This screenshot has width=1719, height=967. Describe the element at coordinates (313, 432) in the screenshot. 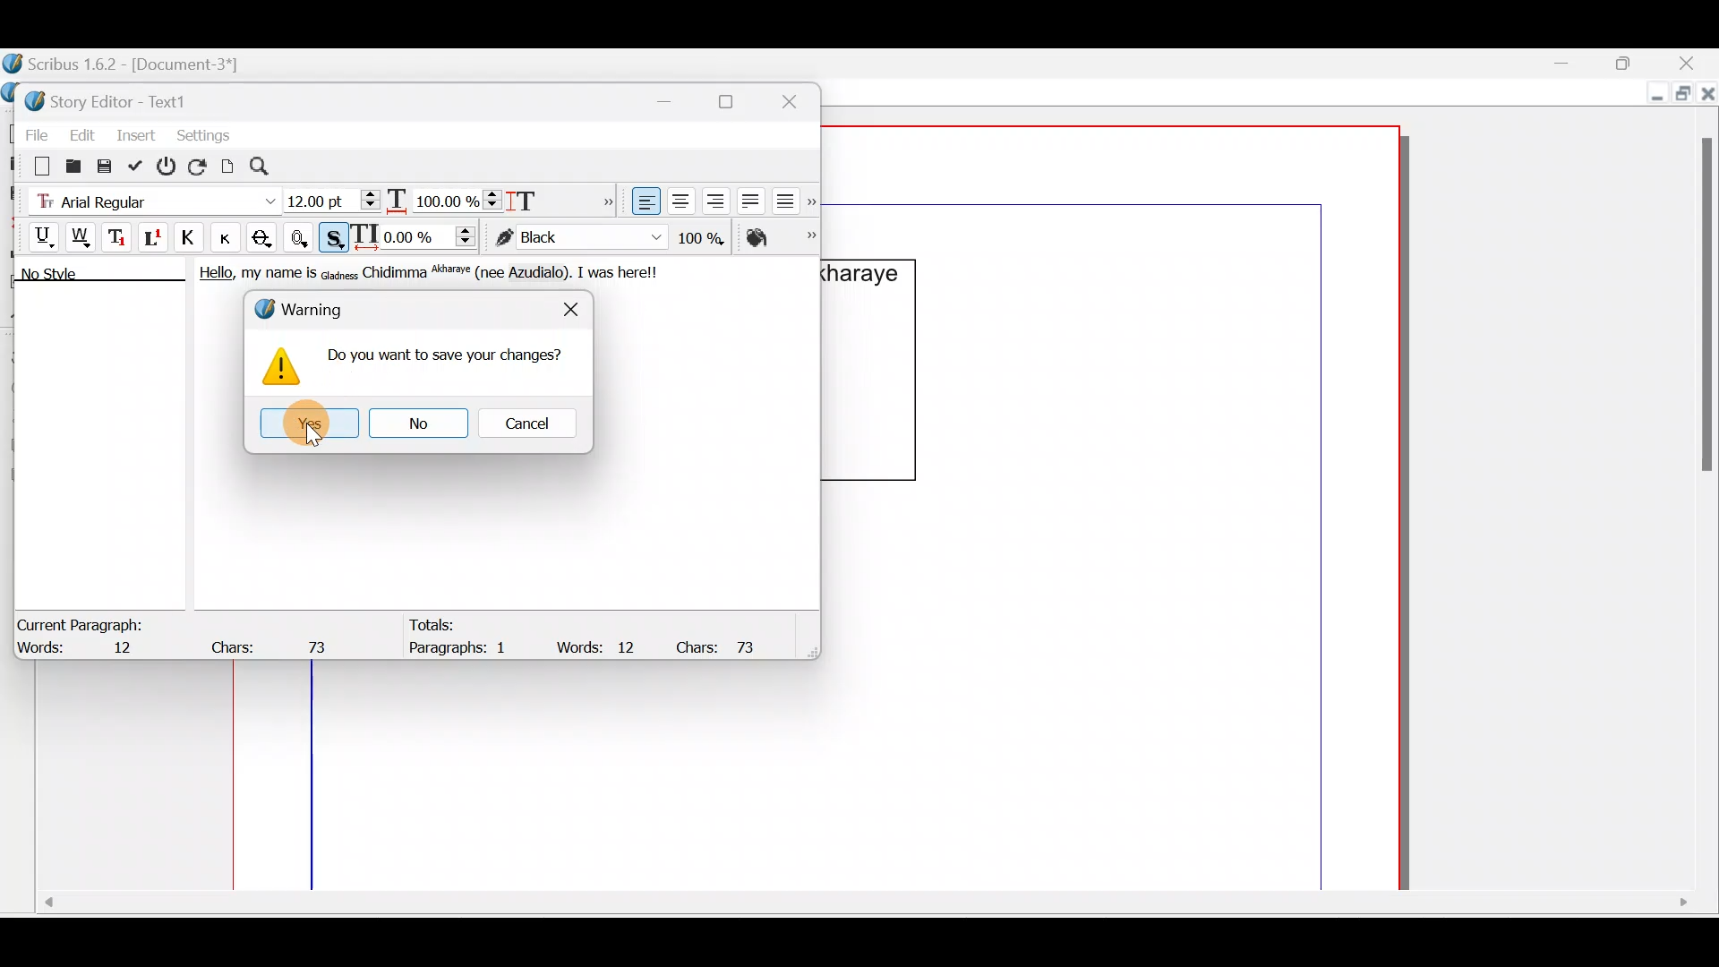

I see `Cursor` at that location.